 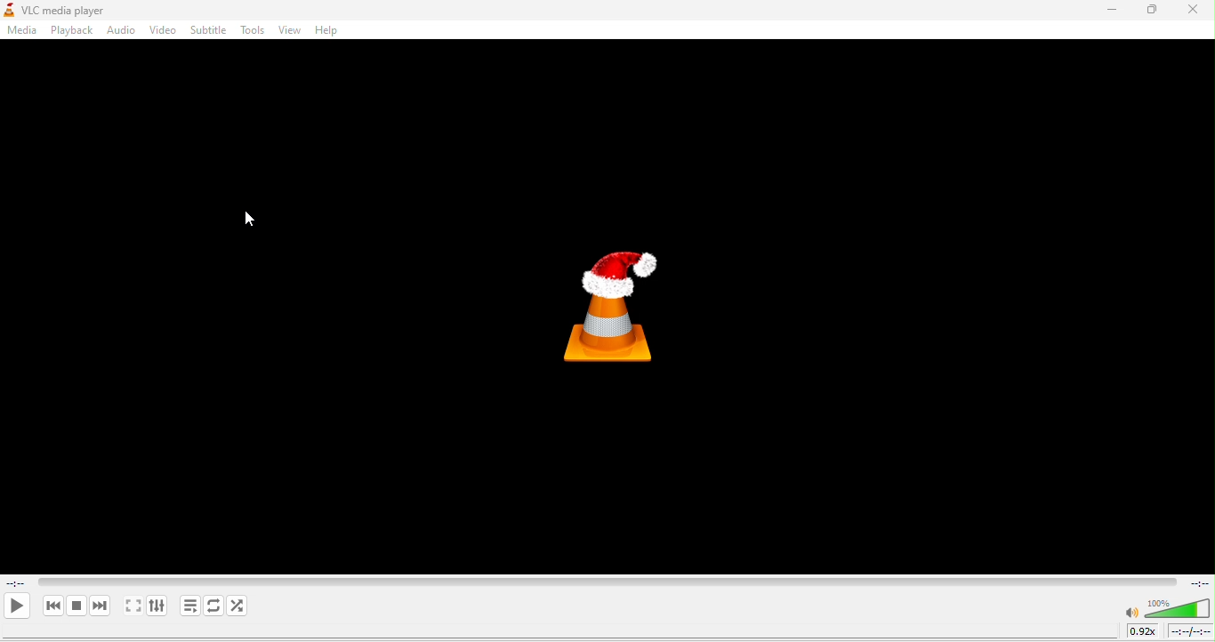 I want to click on stop playback, so click(x=77, y=606).